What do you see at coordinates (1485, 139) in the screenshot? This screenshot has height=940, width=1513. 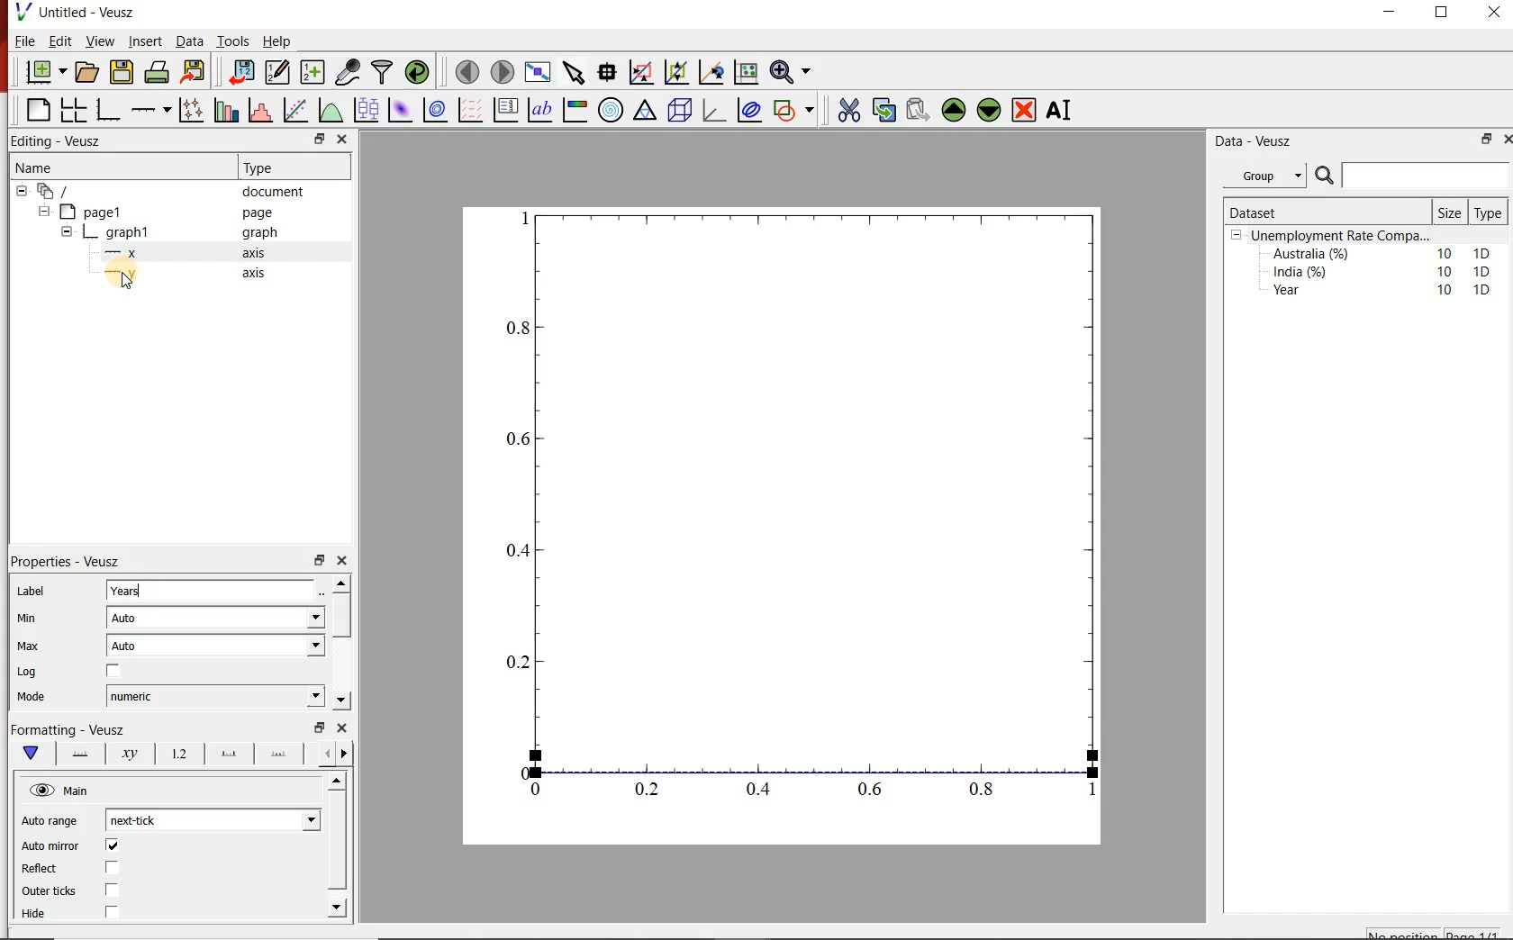 I see `minimise` at bounding box center [1485, 139].